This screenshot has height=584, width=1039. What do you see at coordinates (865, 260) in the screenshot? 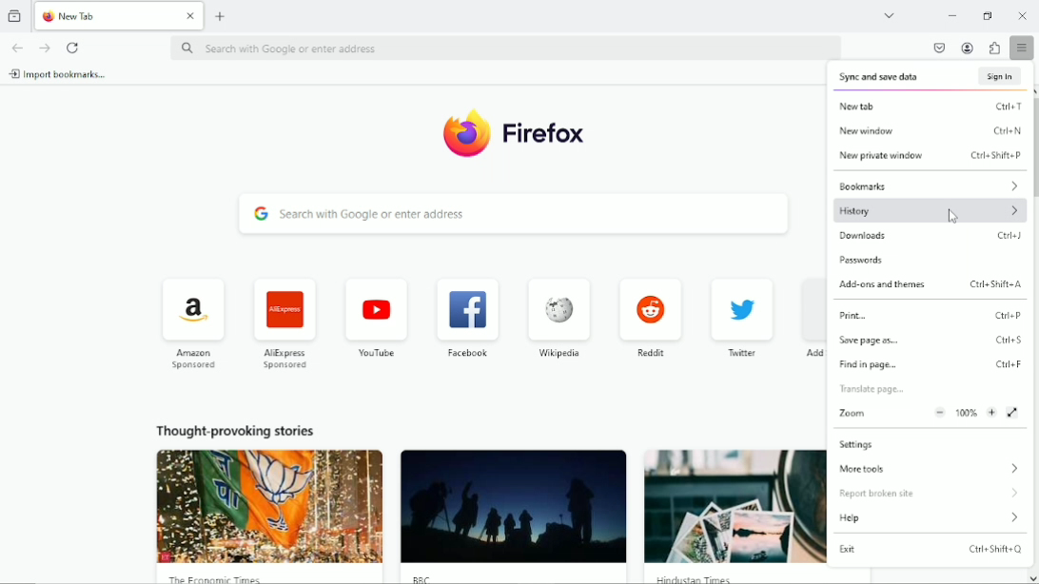
I see `passwords` at bounding box center [865, 260].